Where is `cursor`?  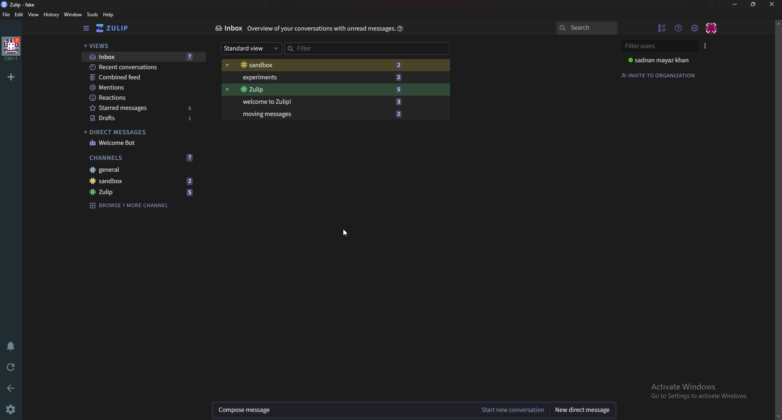
cursor is located at coordinates (346, 232).